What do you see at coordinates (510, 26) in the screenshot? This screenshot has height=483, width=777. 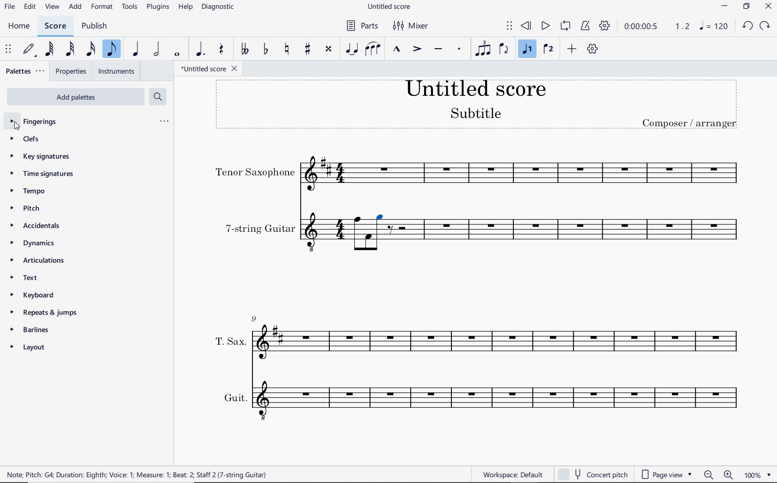 I see `SELECT TO MOVE` at bounding box center [510, 26].